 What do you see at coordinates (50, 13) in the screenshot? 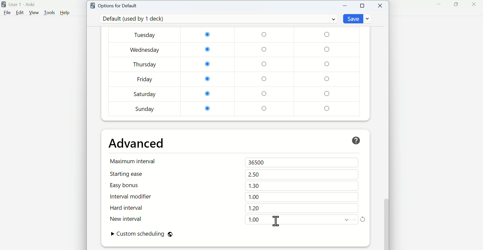
I see `Tools` at bounding box center [50, 13].